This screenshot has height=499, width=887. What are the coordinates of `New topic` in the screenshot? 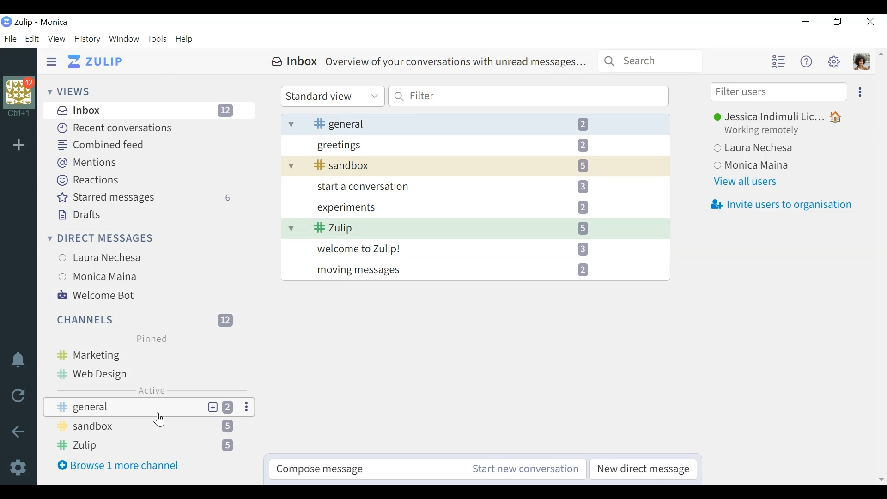 It's located at (213, 407).